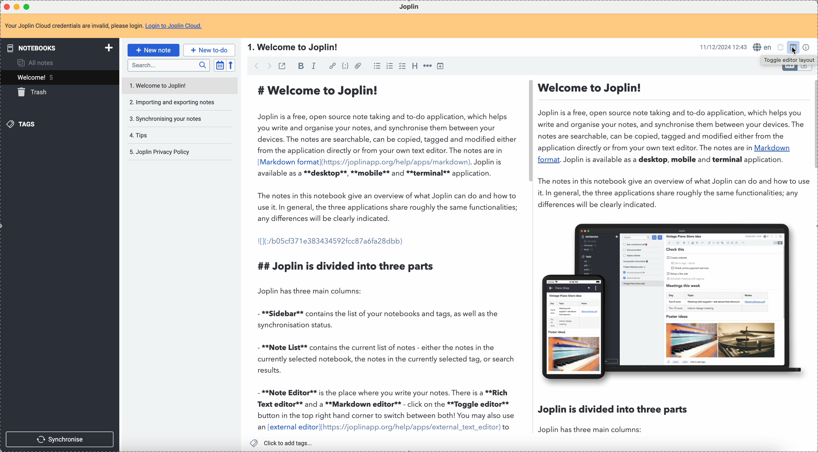 This screenshot has height=452, width=818. What do you see at coordinates (488, 162) in the screenshot?
I see `Joplin is` at bounding box center [488, 162].